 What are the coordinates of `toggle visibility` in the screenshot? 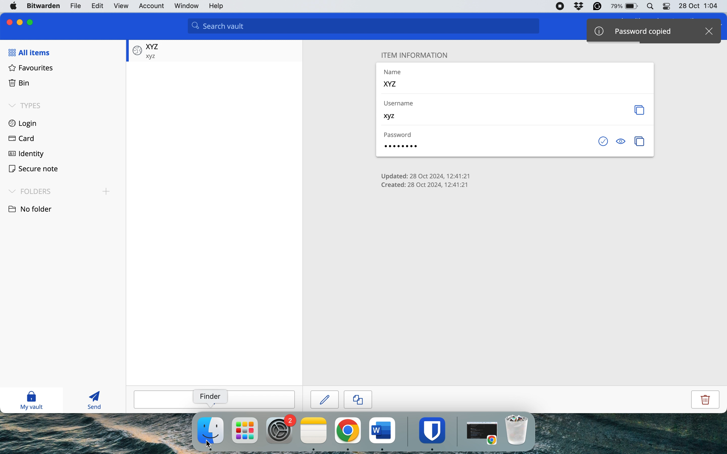 It's located at (621, 141).